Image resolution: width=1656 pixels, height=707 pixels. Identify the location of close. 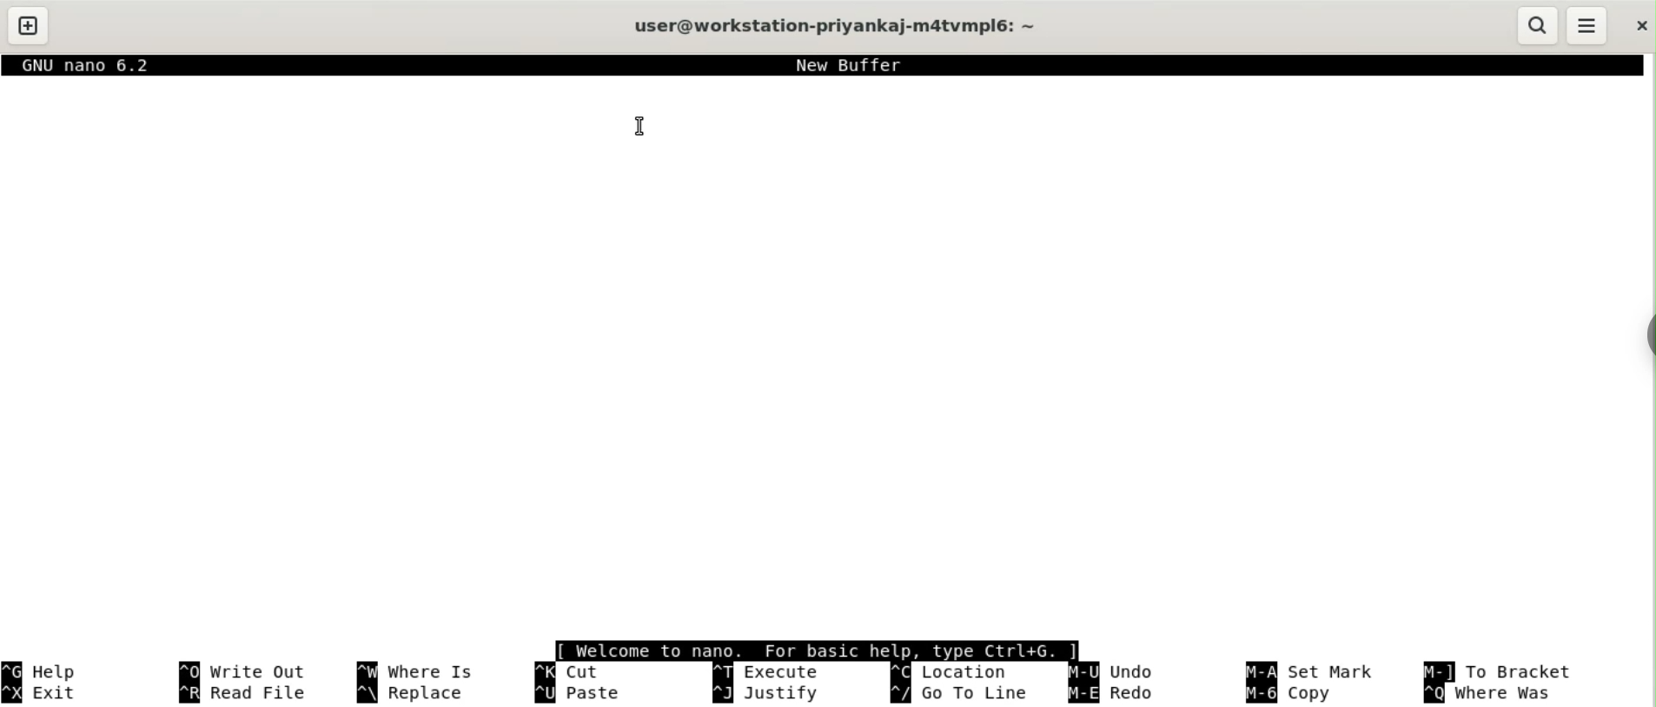
(1636, 26).